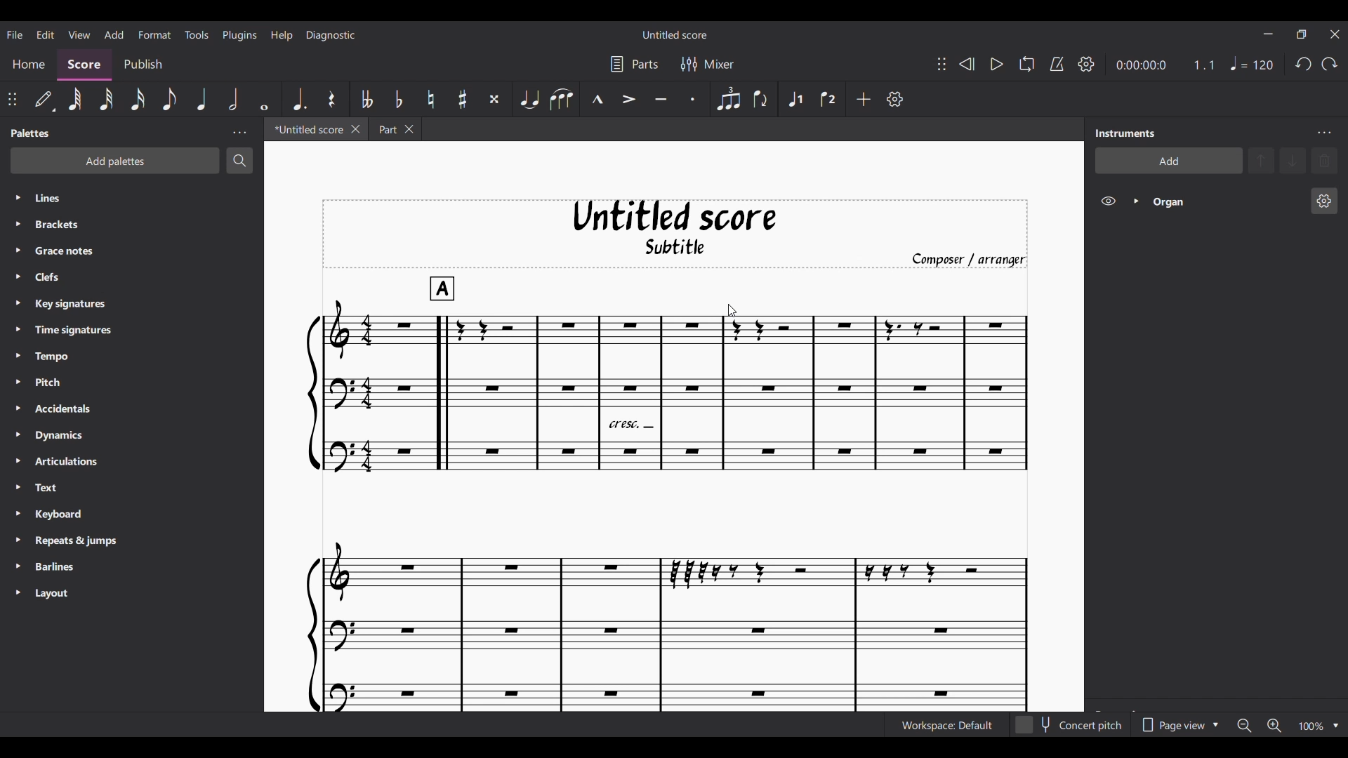  I want to click on Tenuto, so click(661, 100).